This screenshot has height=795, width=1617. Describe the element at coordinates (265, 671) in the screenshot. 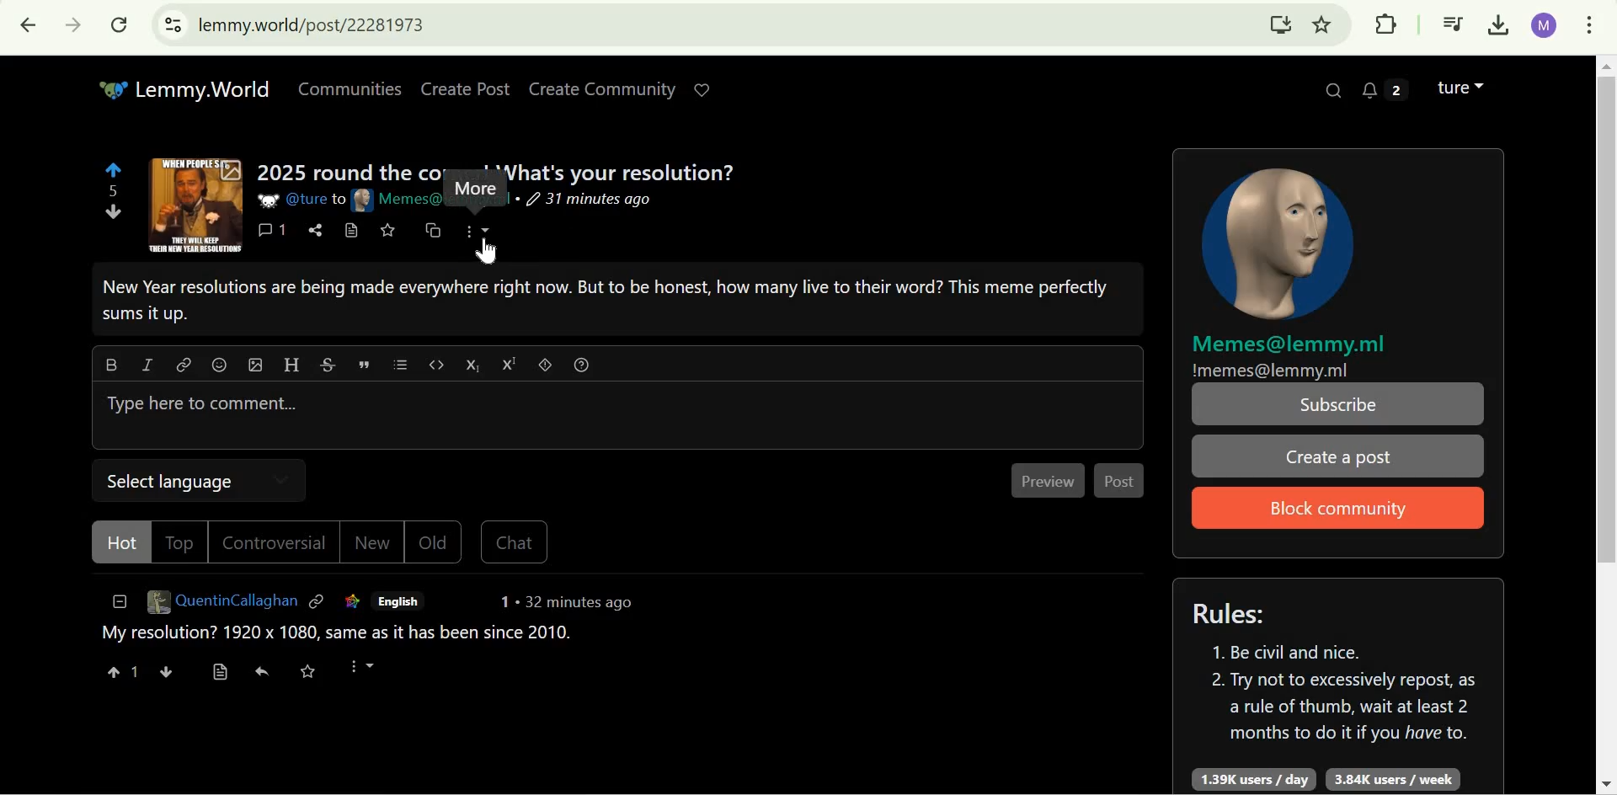

I see `reply` at that location.